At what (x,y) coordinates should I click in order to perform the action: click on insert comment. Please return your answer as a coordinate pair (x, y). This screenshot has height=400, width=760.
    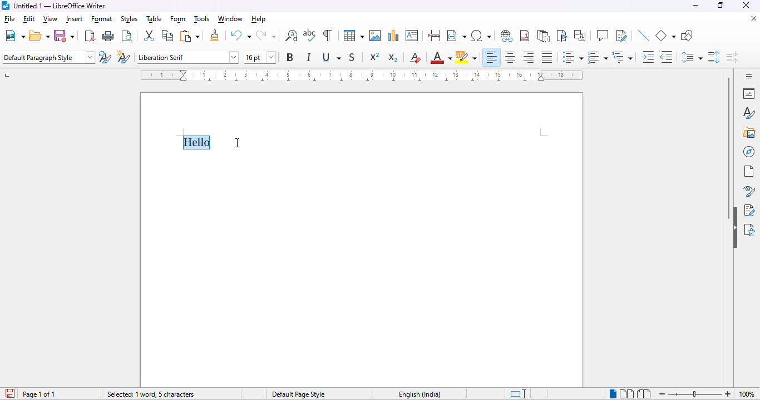
    Looking at the image, I should click on (603, 35).